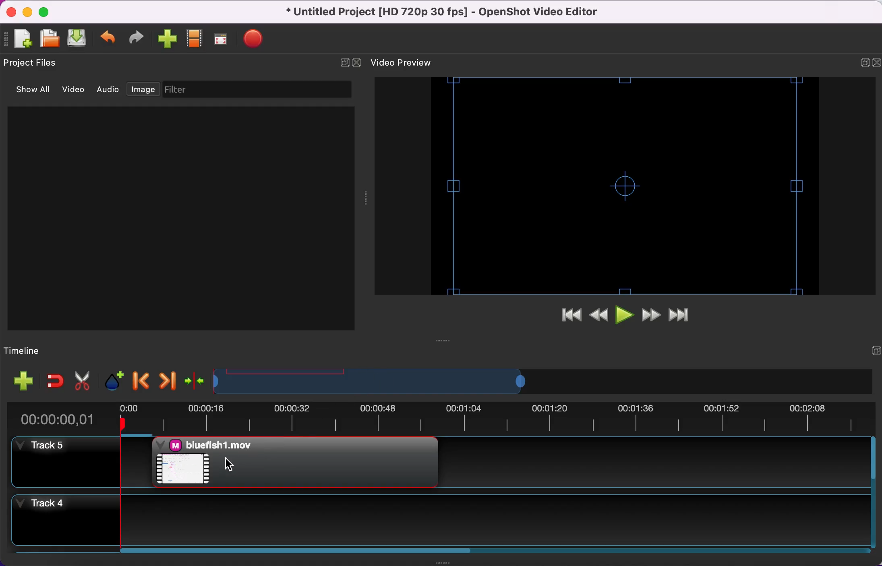  What do you see at coordinates (142, 90) in the screenshot?
I see `image` at bounding box center [142, 90].